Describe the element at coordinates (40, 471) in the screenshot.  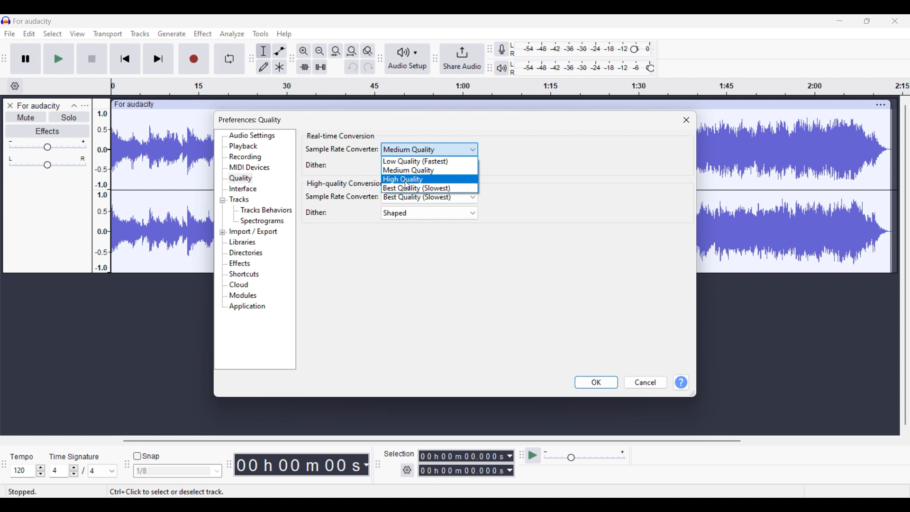
I see `Increase/Decrease Tempo` at that location.